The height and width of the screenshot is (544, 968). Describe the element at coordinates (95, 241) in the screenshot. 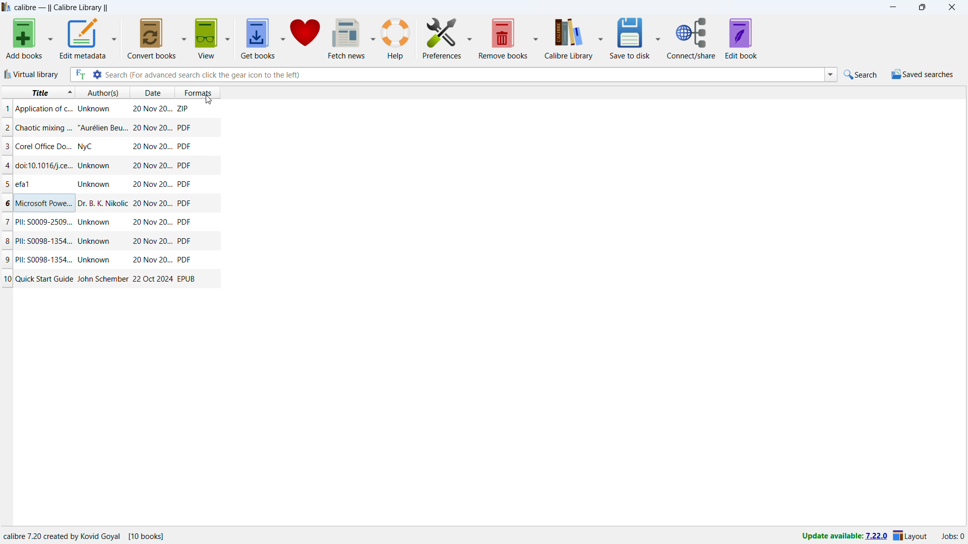

I see `author` at that location.